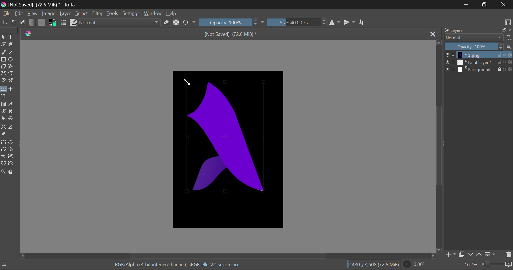  What do you see at coordinates (505, 55) in the screenshot?
I see `actions` at bounding box center [505, 55].